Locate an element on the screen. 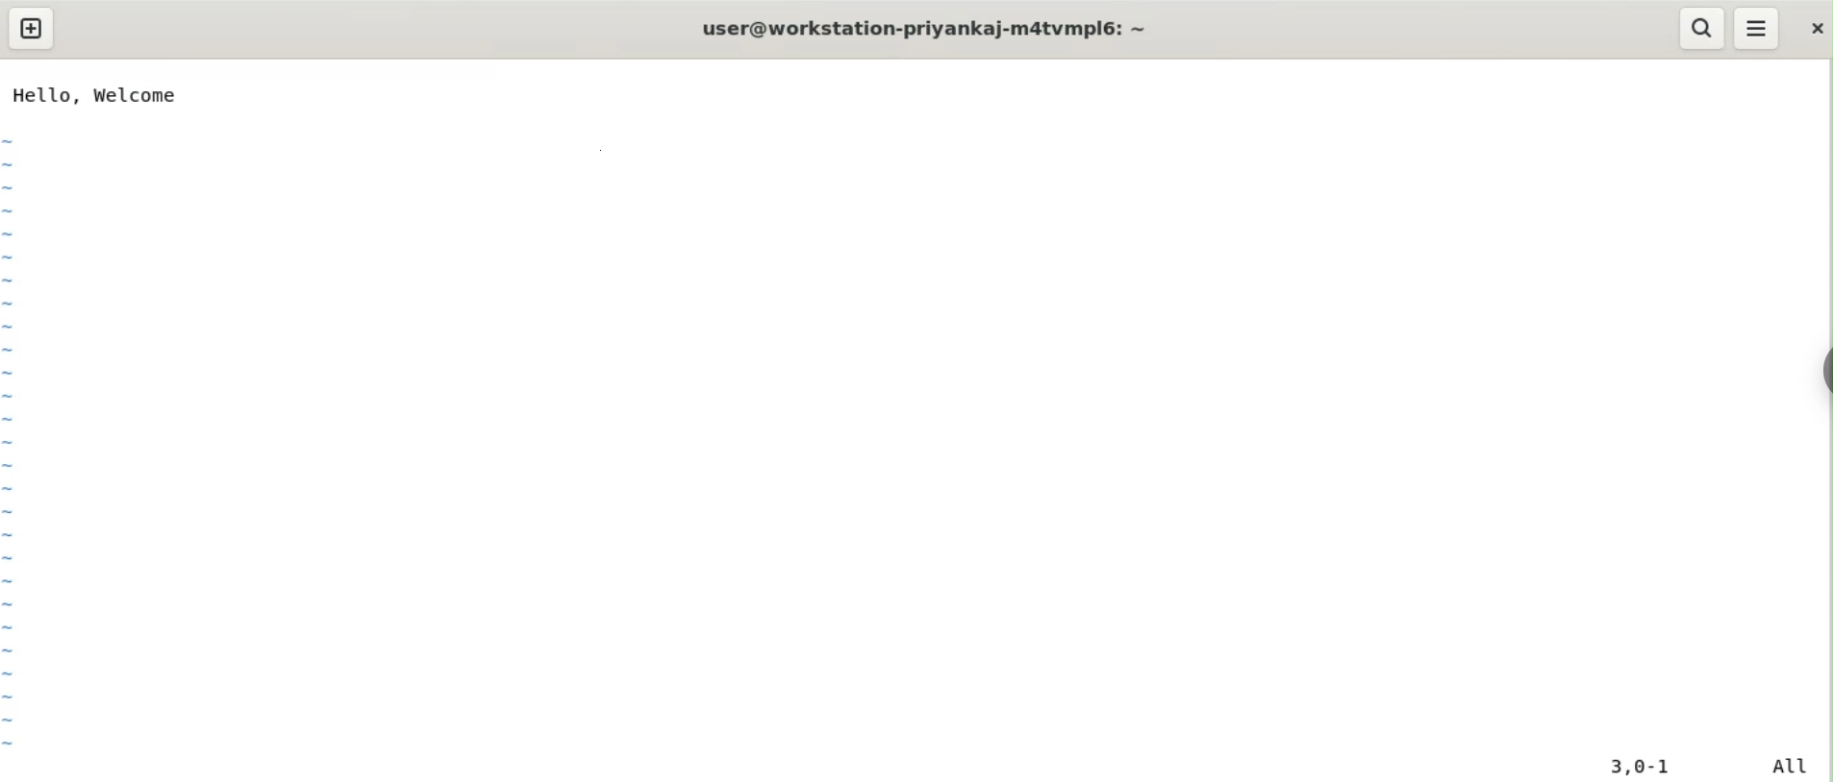 Image resolution: width=1833 pixels, height=782 pixels. user@workstation-priyankaj-m4tvmplé: ~ is located at coordinates (929, 31).